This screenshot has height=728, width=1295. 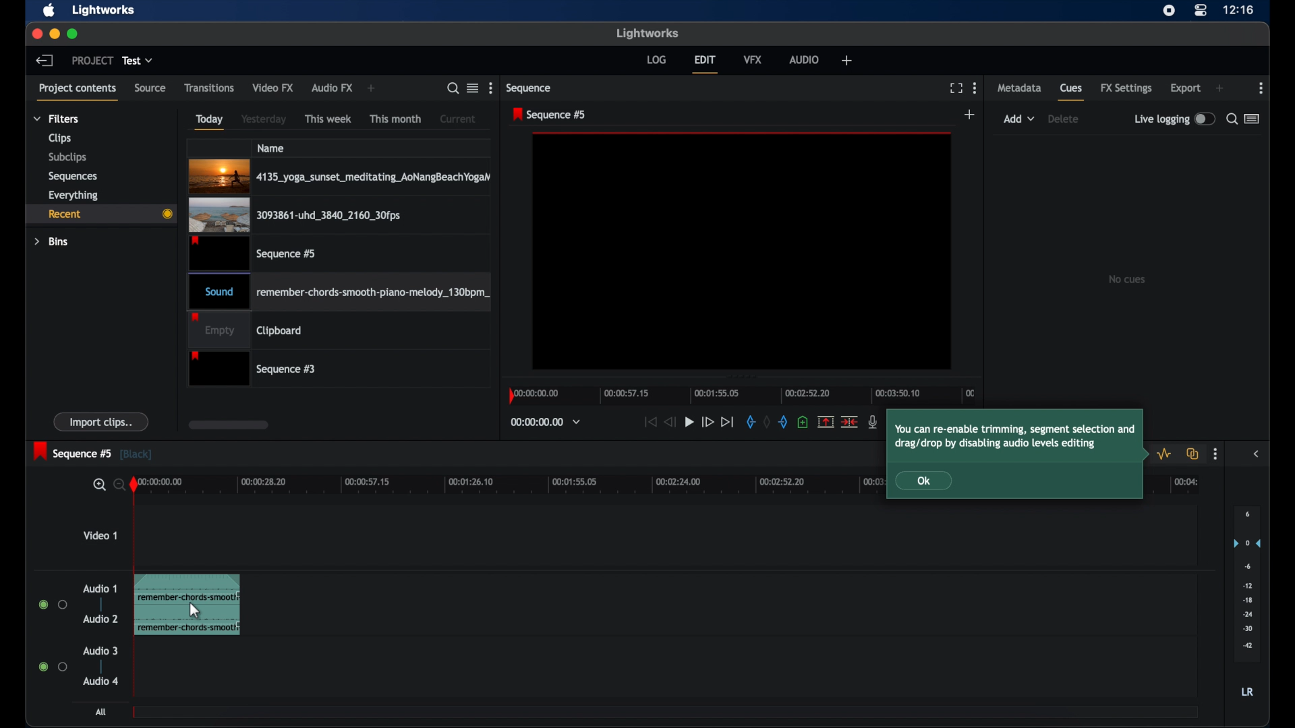 What do you see at coordinates (1168, 10) in the screenshot?
I see `screen recorder icon` at bounding box center [1168, 10].